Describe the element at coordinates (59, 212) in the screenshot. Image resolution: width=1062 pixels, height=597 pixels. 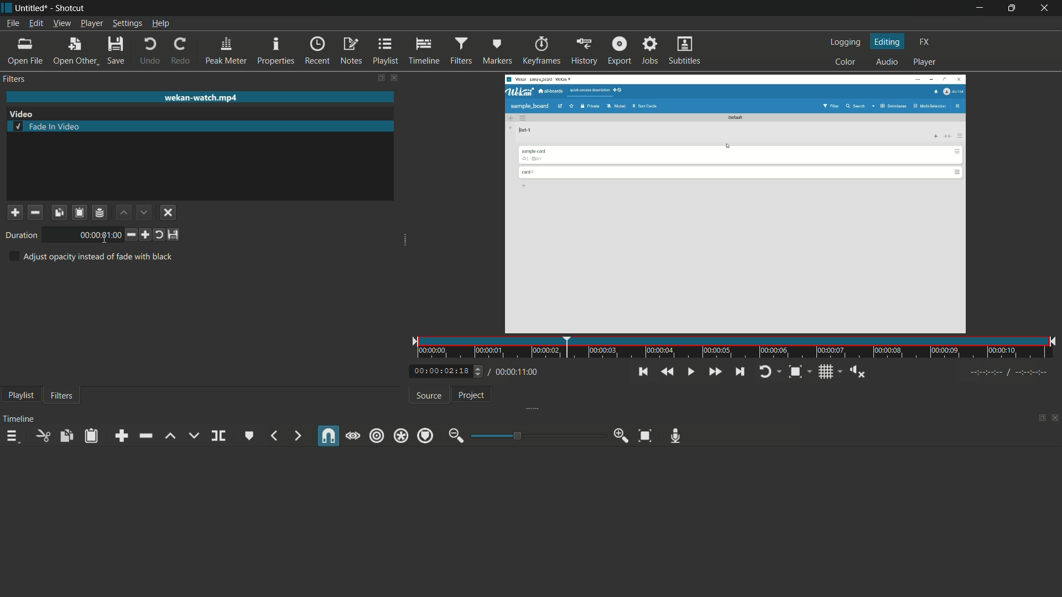
I see `copy checked filter` at that location.